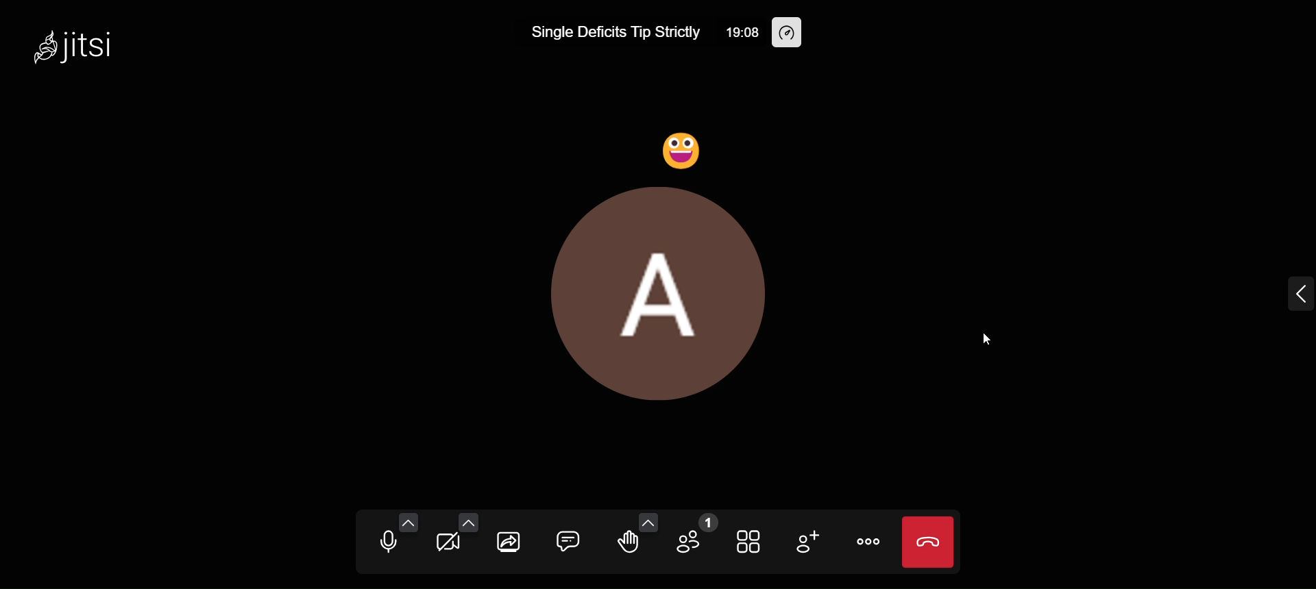 Image resolution: width=1316 pixels, height=589 pixels. I want to click on jitsi, so click(80, 45).